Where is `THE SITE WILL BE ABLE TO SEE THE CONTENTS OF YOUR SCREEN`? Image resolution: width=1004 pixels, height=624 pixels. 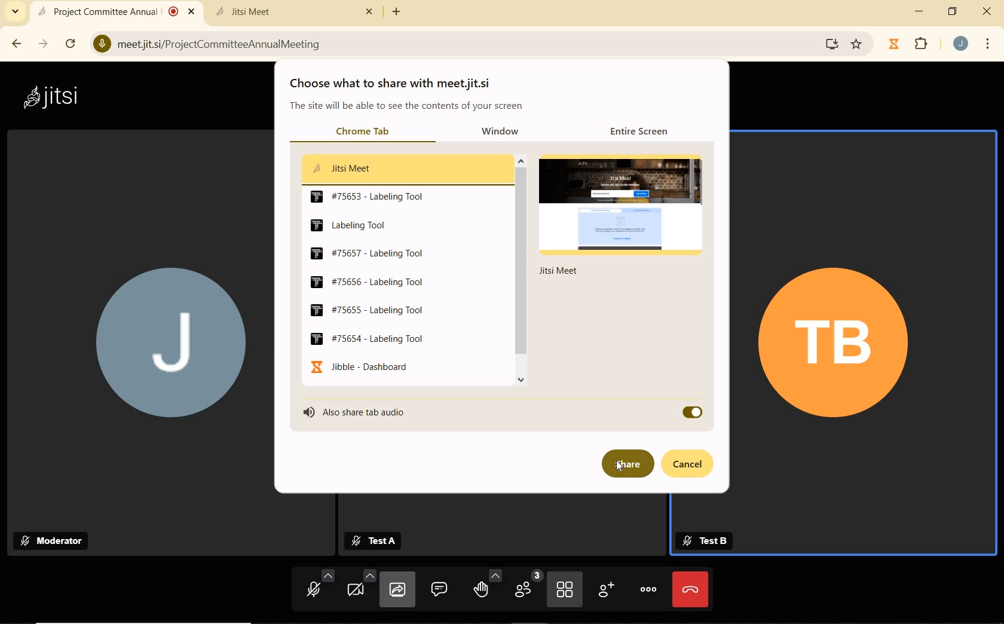 THE SITE WILL BE ABLE TO SEE THE CONTENTS OF YOUR SCREEN is located at coordinates (408, 108).